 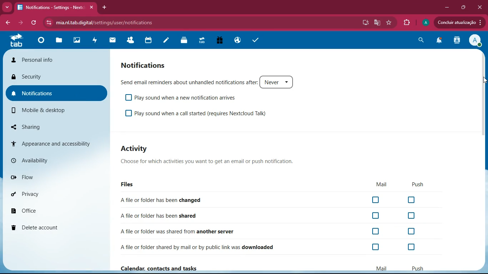 I want to click on tab, so click(x=16, y=41).